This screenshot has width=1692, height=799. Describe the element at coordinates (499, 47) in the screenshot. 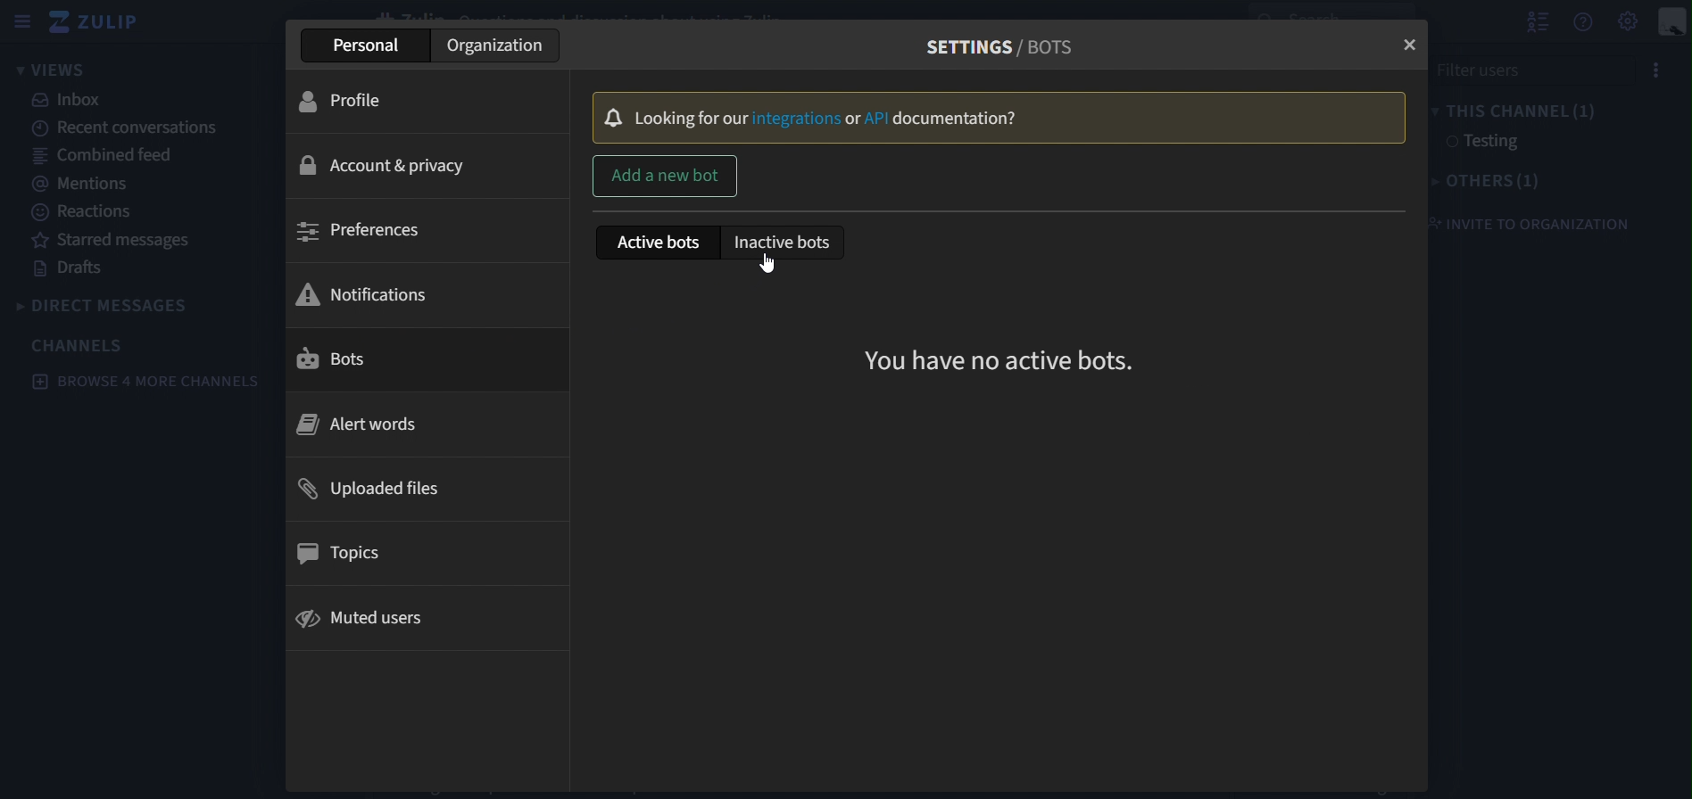

I see `organization` at that location.